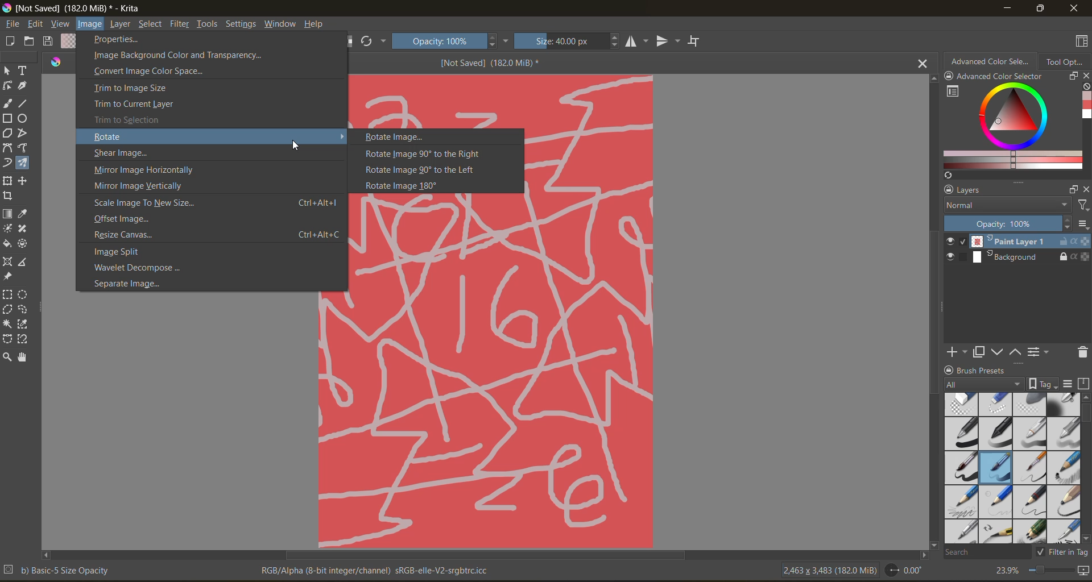  Describe the element at coordinates (8, 41) in the screenshot. I see `create` at that location.